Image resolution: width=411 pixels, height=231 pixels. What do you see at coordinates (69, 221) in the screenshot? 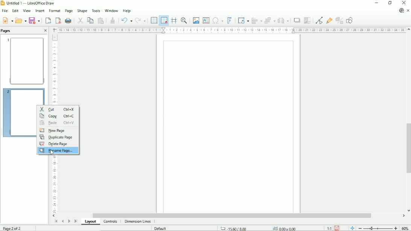
I see `Scroll to next page` at bounding box center [69, 221].